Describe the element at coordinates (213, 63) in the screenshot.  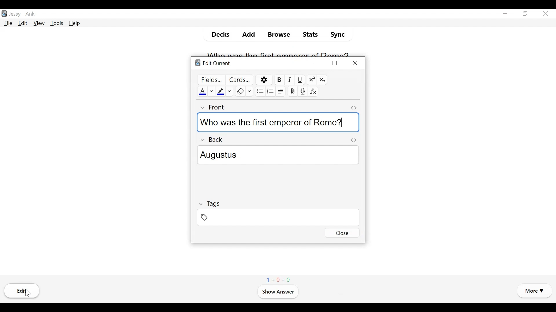
I see `Edit Current` at that location.